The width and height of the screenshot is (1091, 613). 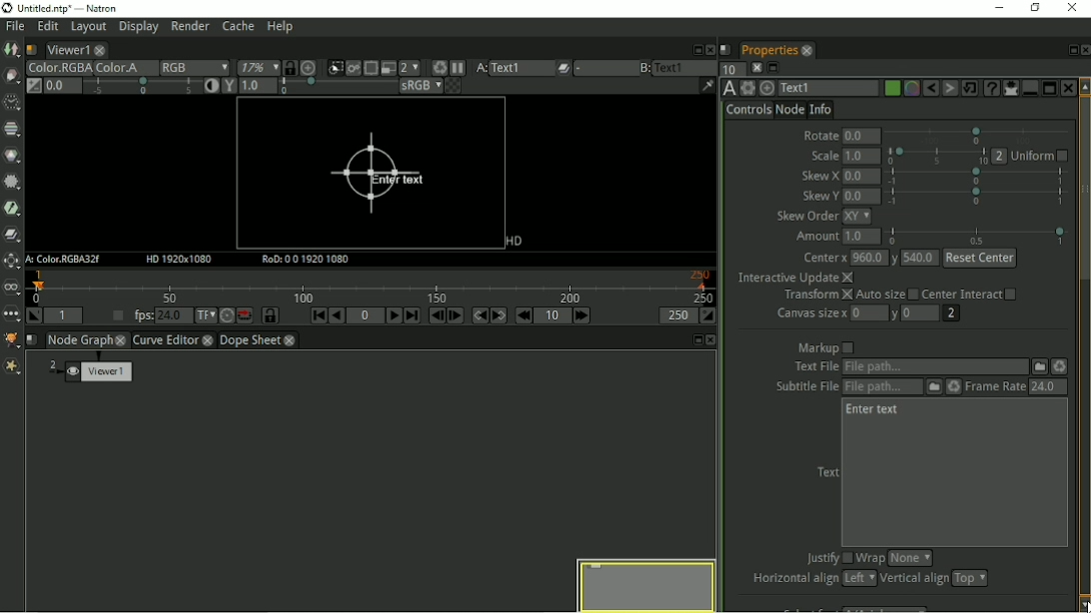 What do you see at coordinates (459, 68) in the screenshot?
I see `Pause updates` at bounding box center [459, 68].